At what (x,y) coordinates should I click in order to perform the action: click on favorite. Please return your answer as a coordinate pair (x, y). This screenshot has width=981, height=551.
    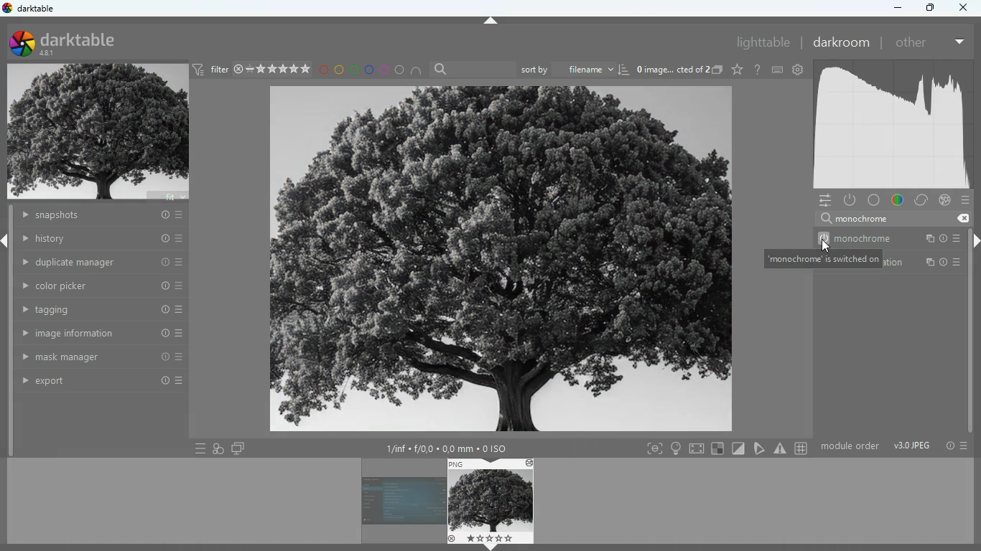
    Looking at the image, I should click on (736, 71).